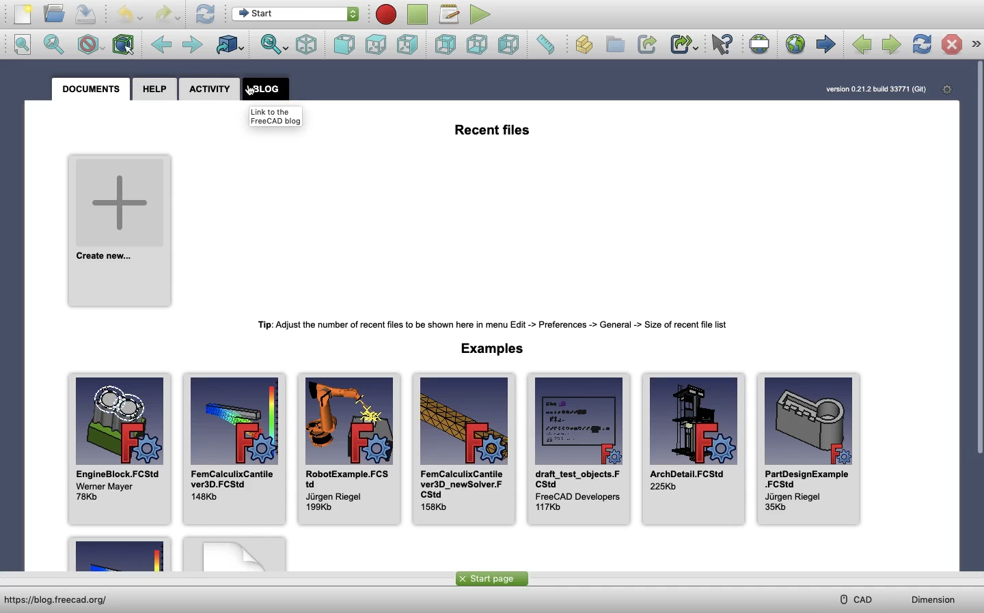 The image size is (984, 613). What do you see at coordinates (118, 552) in the screenshot?
I see `Other File` at bounding box center [118, 552].